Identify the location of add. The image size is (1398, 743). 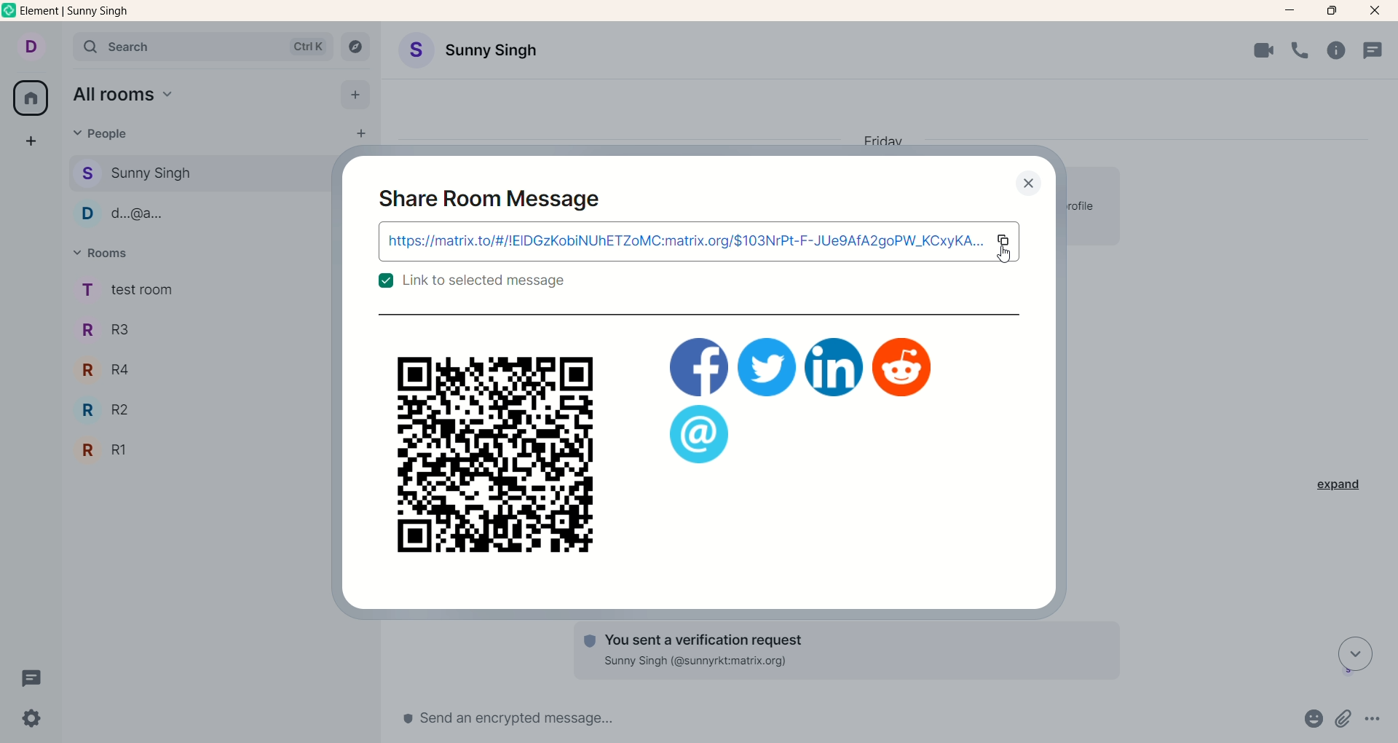
(357, 97).